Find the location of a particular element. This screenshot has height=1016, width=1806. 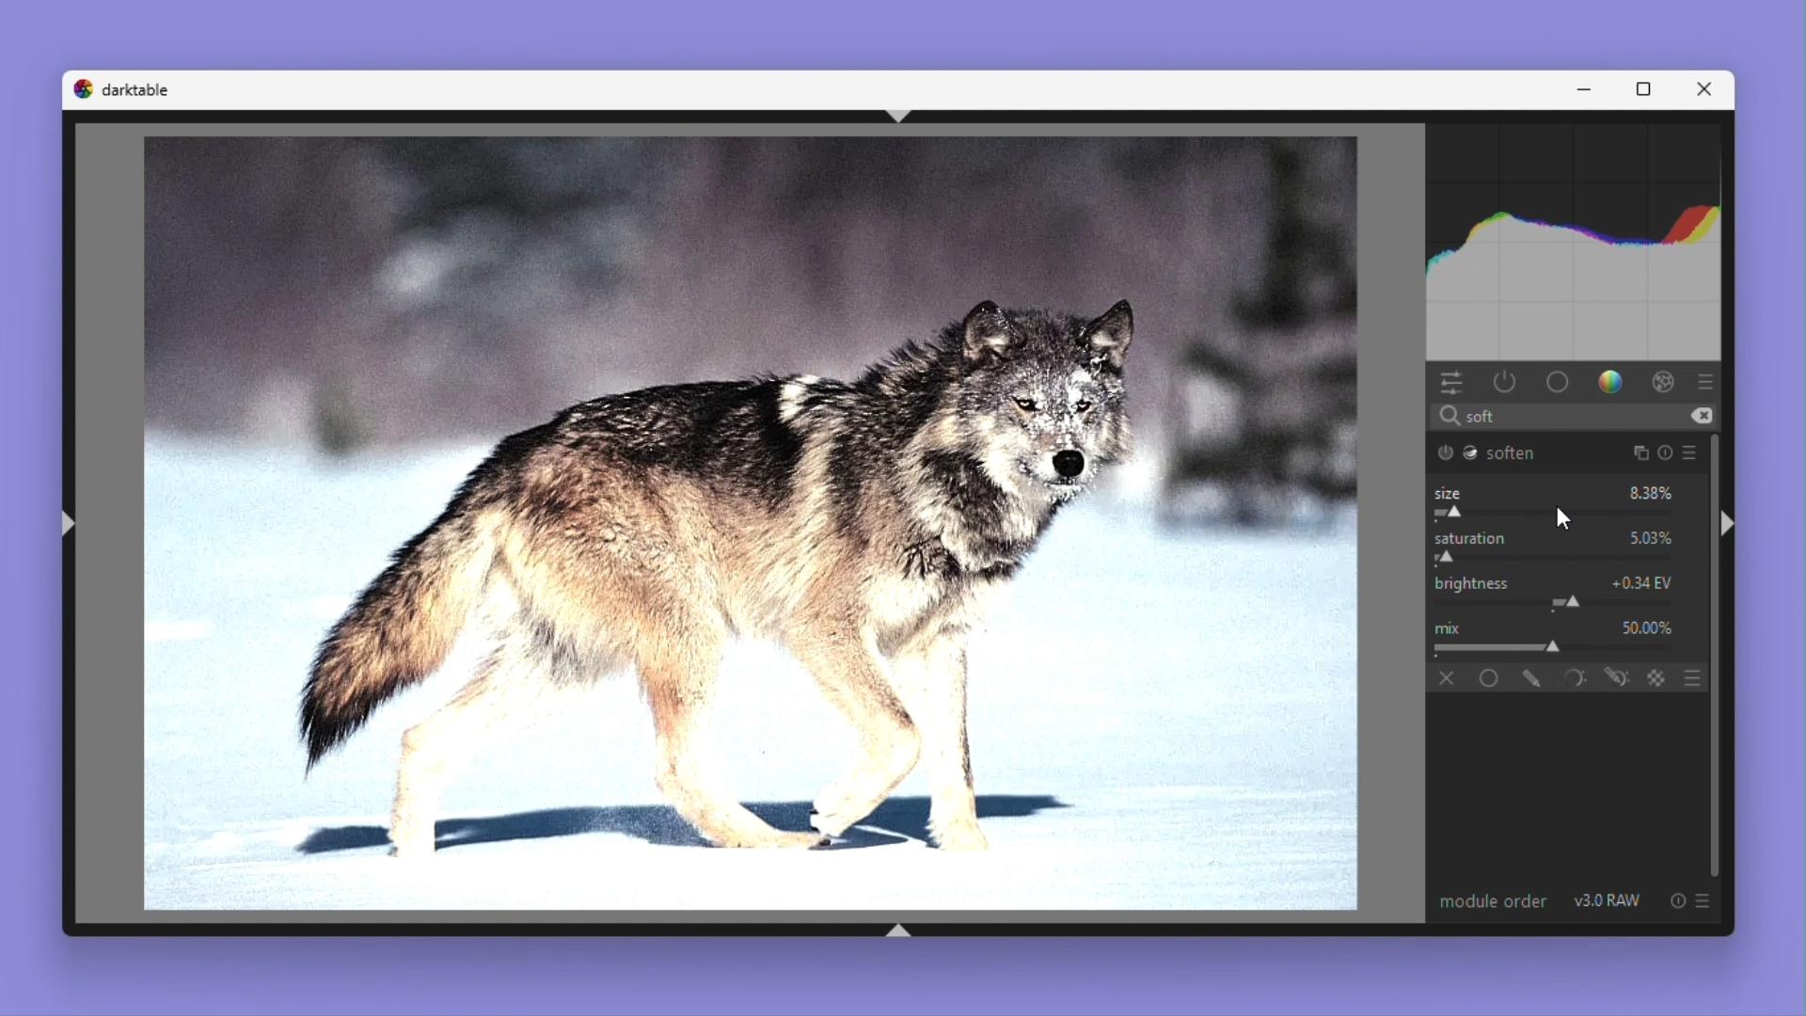

Collapse is located at coordinates (1729, 526).